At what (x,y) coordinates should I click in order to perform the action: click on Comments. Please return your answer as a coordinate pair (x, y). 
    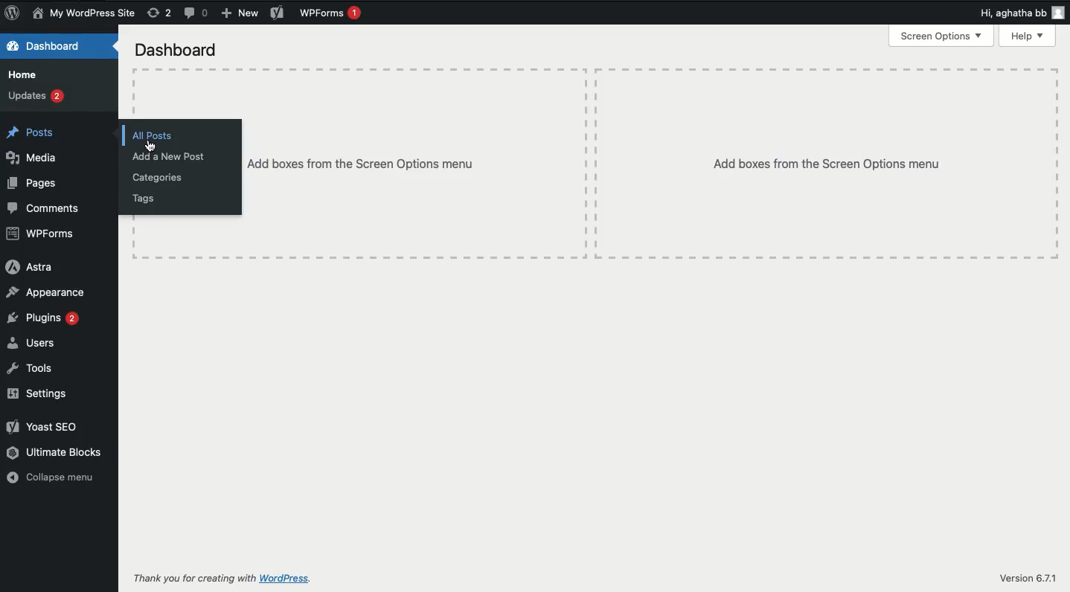
    Looking at the image, I should click on (47, 210).